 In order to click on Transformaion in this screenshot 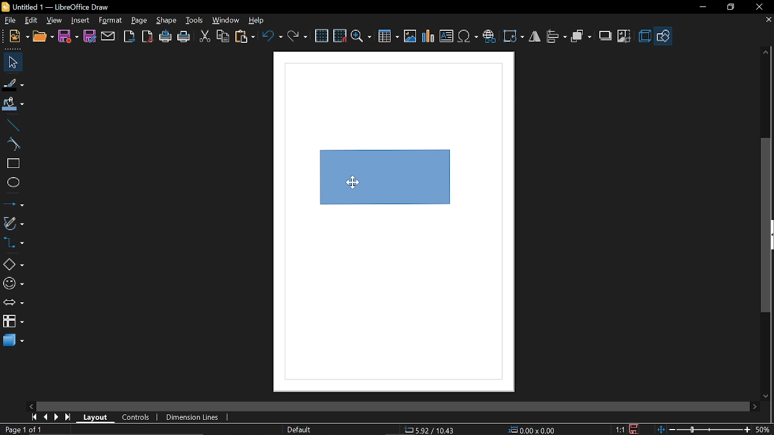, I will do `click(513, 37)`.